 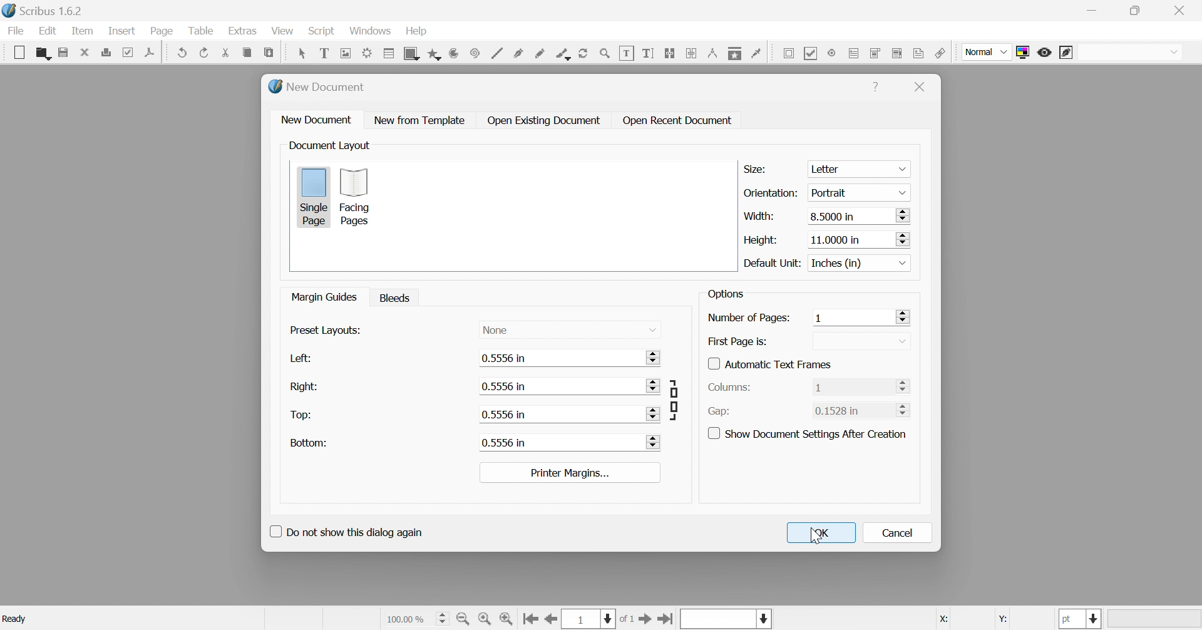 I want to click on select current layer, so click(x=764, y=618).